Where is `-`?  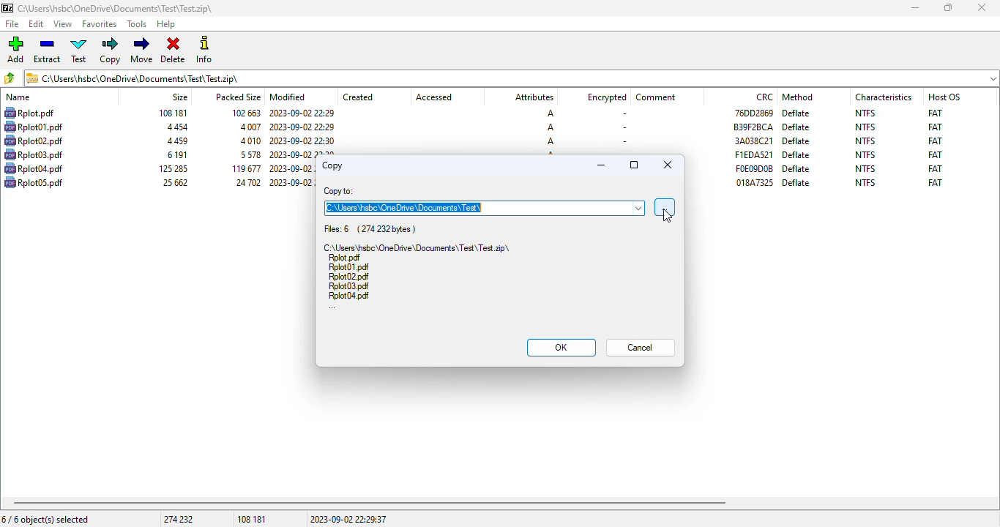 - is located at coordinates (622, 114).